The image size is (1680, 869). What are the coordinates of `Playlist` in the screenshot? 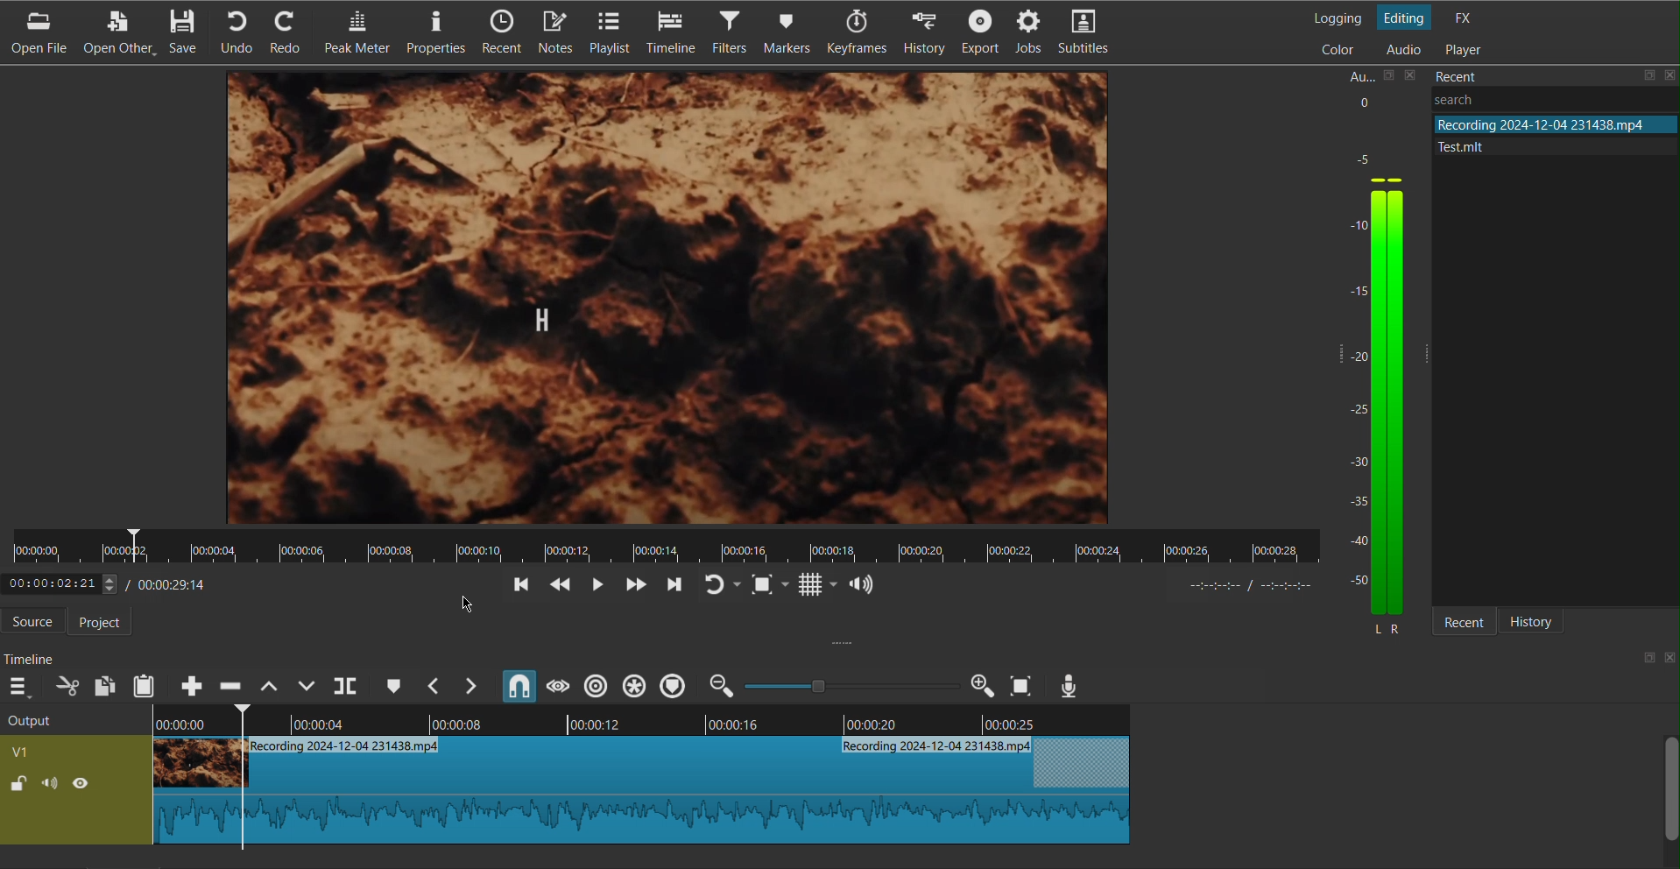 It's located at (615, 32).